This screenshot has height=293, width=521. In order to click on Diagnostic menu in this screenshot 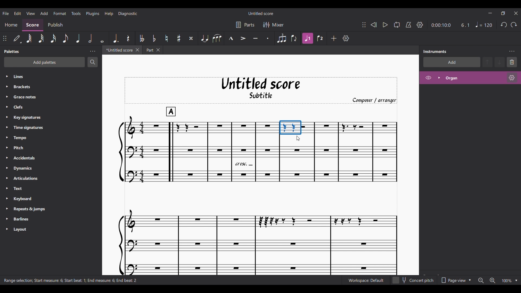, I will do `click(128, 13)`.